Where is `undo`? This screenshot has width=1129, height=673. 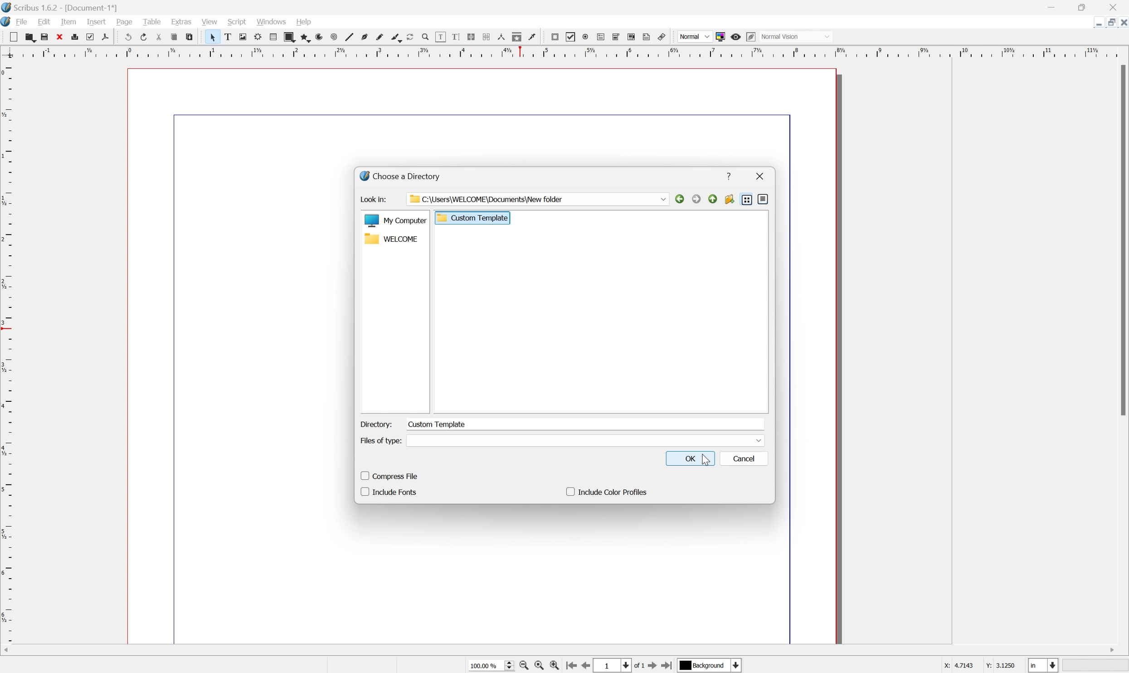 undo is located at coordinates (127, 37).